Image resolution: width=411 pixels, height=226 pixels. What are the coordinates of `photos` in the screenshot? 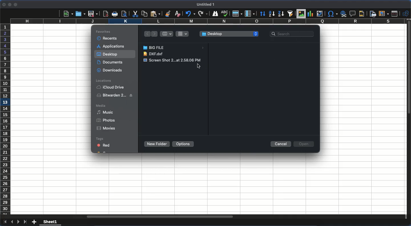 It's located at (106, 120).